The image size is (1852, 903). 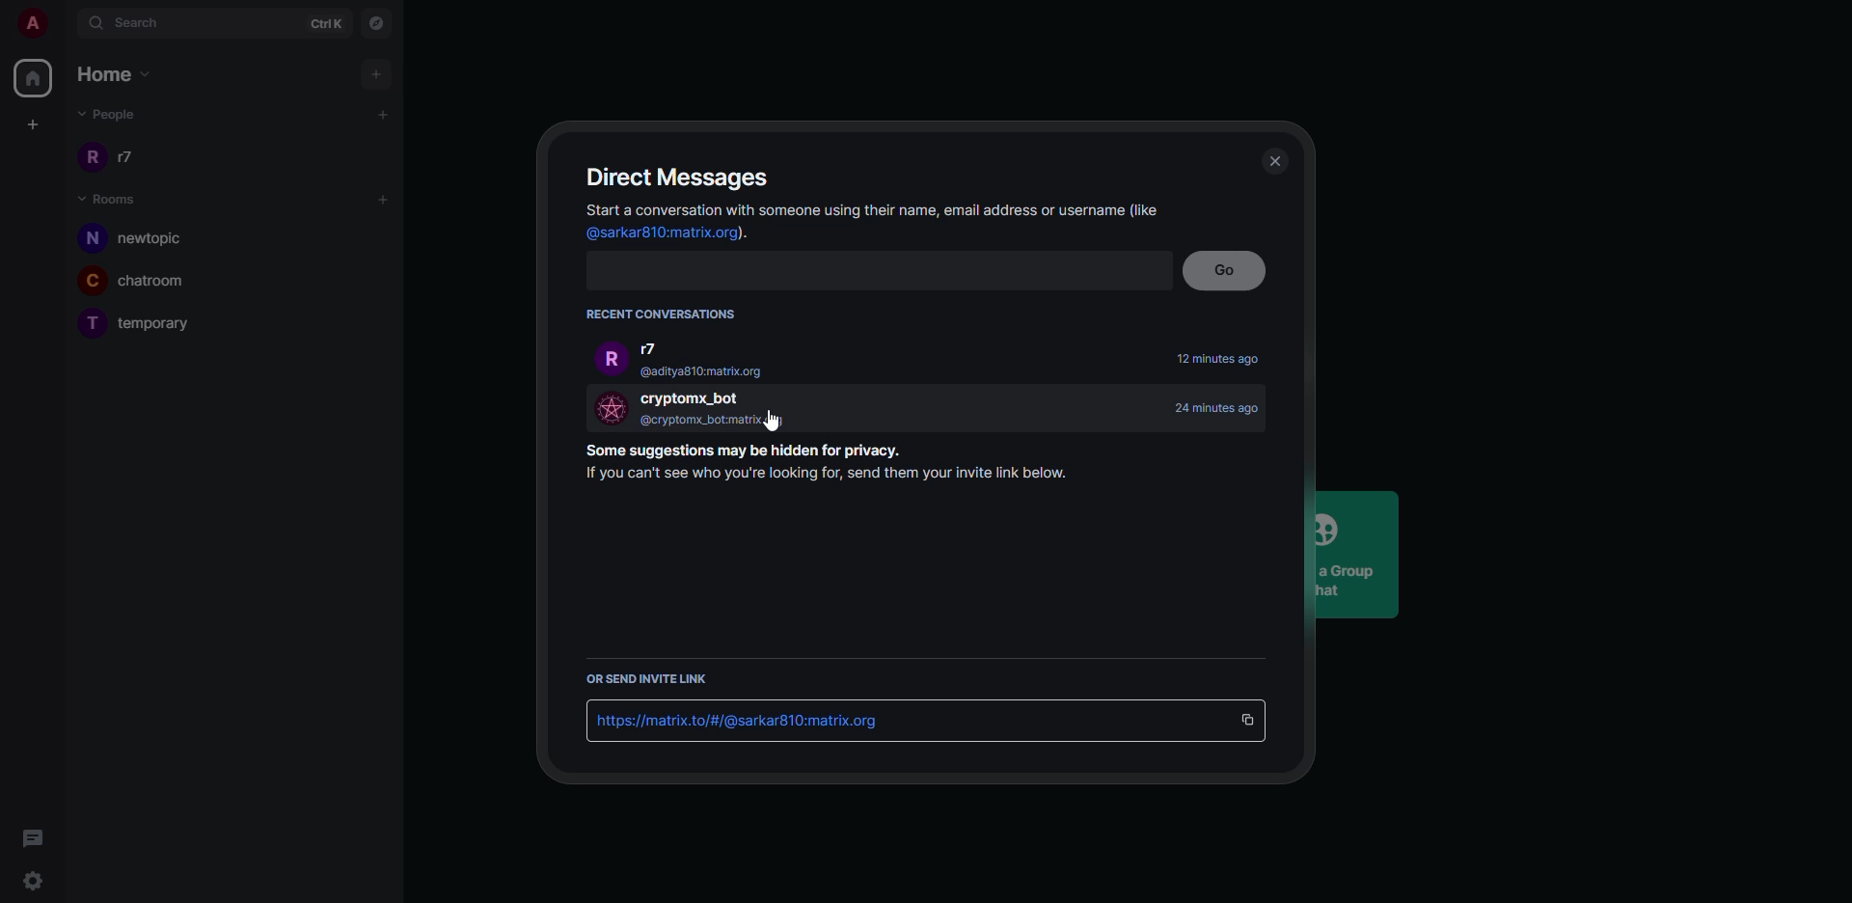 What do you see at coordinates (1244, 722) in the screenshot?
I see `copy` at bounding box center [1244, 722].